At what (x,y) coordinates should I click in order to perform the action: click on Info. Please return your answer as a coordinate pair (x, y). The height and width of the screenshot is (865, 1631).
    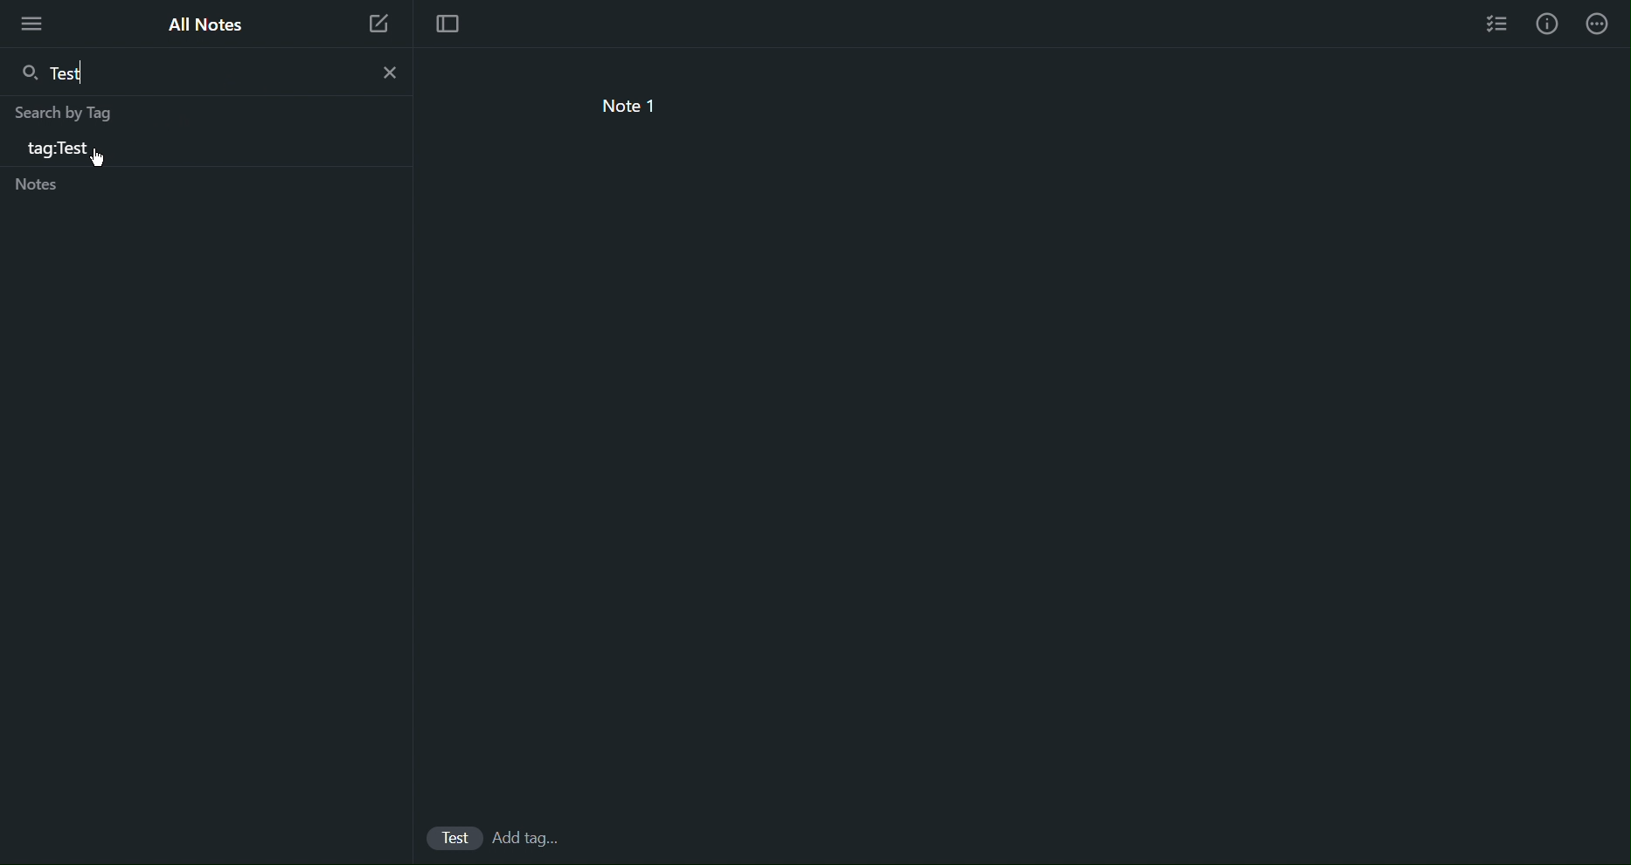
    Looking at the image, I should click on (1547, 23).